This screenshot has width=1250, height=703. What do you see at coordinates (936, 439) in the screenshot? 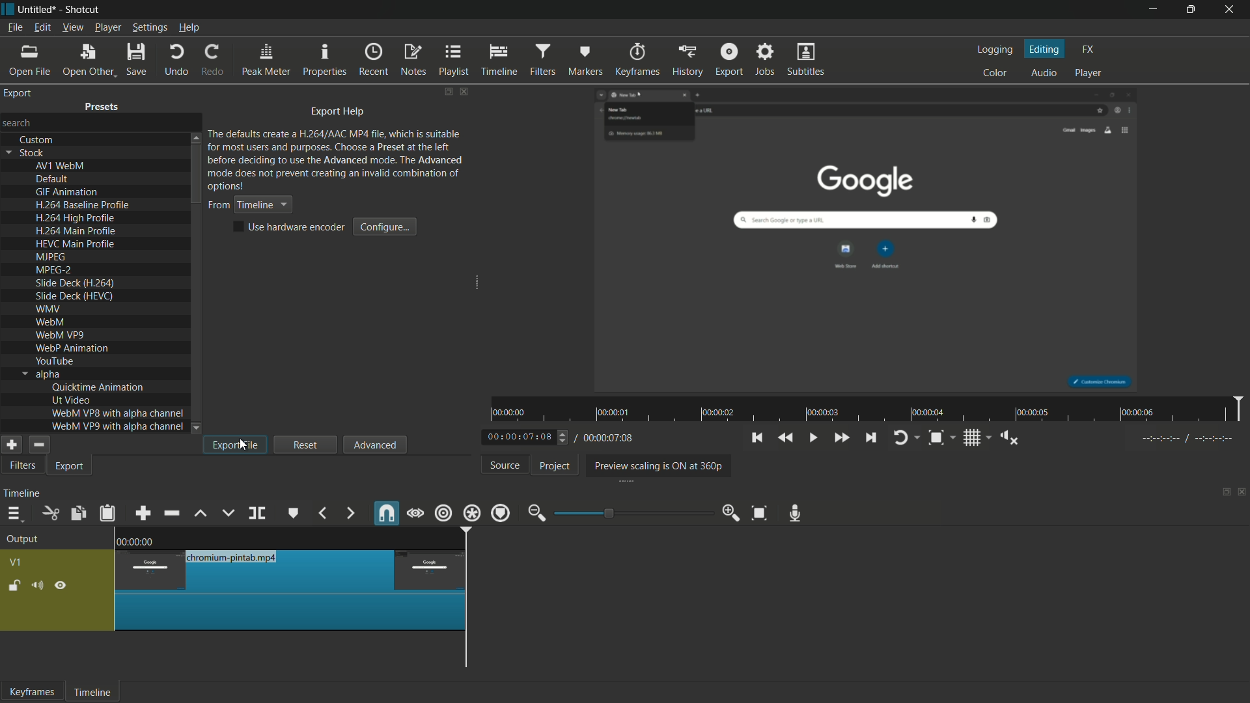
I see `toggle zoom` at bounding box center [936, 439].